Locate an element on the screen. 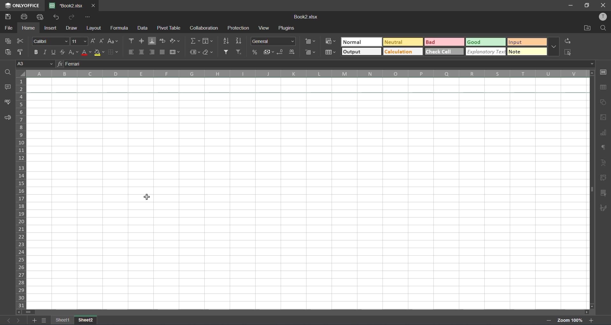 This screenshot has height=325, width=611. clear filter is located at coordinates (240, 52).